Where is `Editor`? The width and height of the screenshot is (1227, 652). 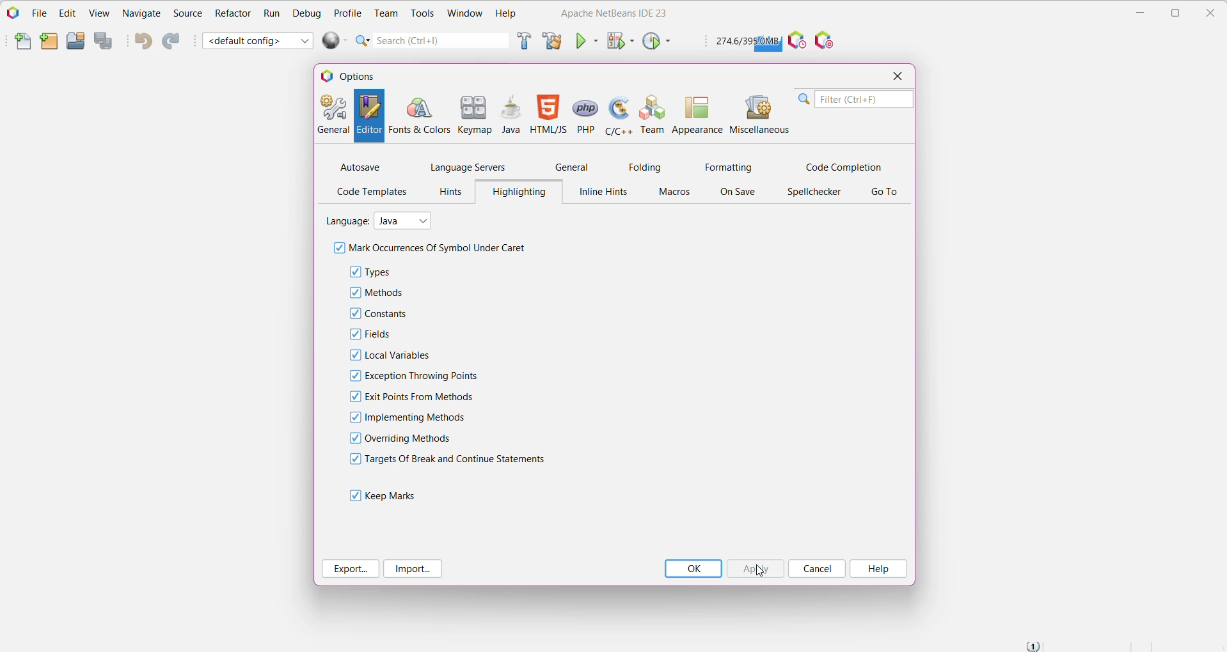 Editor is located at coordinates (370, 116).